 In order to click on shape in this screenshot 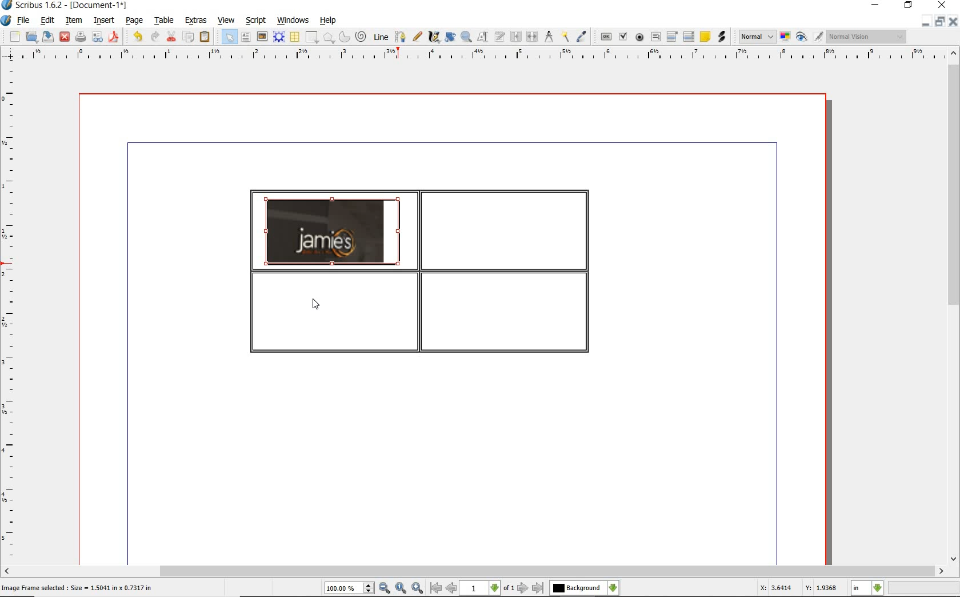, I will do `click(311, 38)`.